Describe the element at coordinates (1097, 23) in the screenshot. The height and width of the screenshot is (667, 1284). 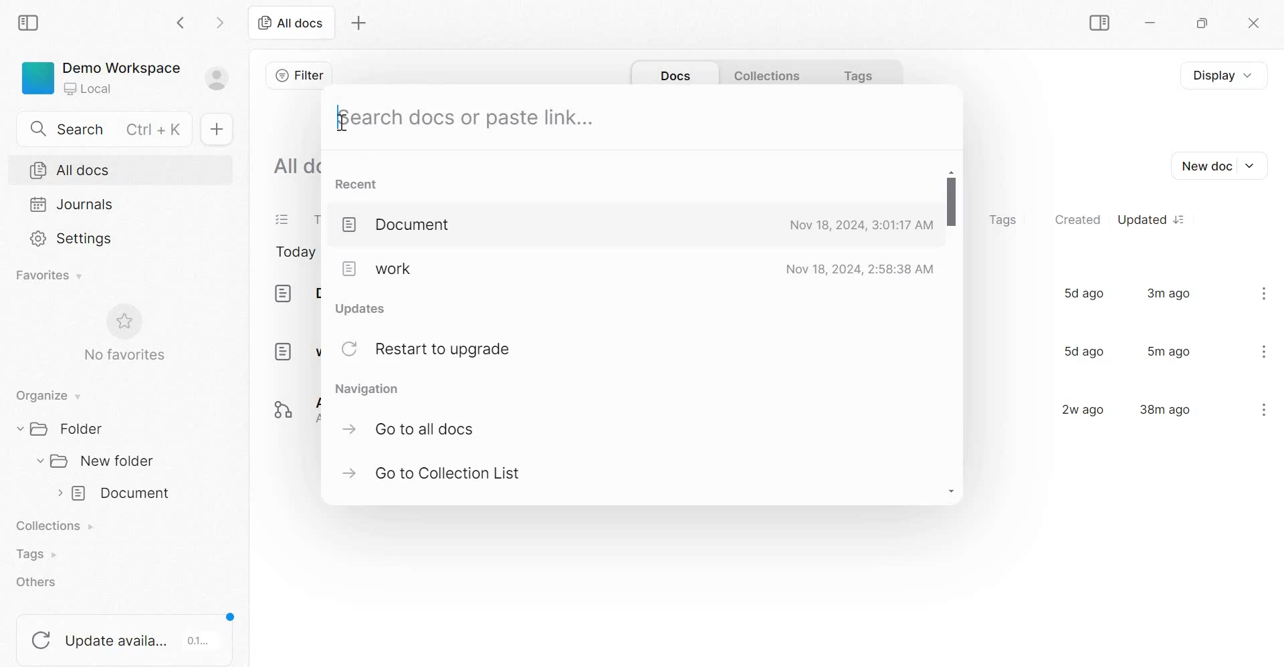
I see `Sidebar Toggle` at that location.